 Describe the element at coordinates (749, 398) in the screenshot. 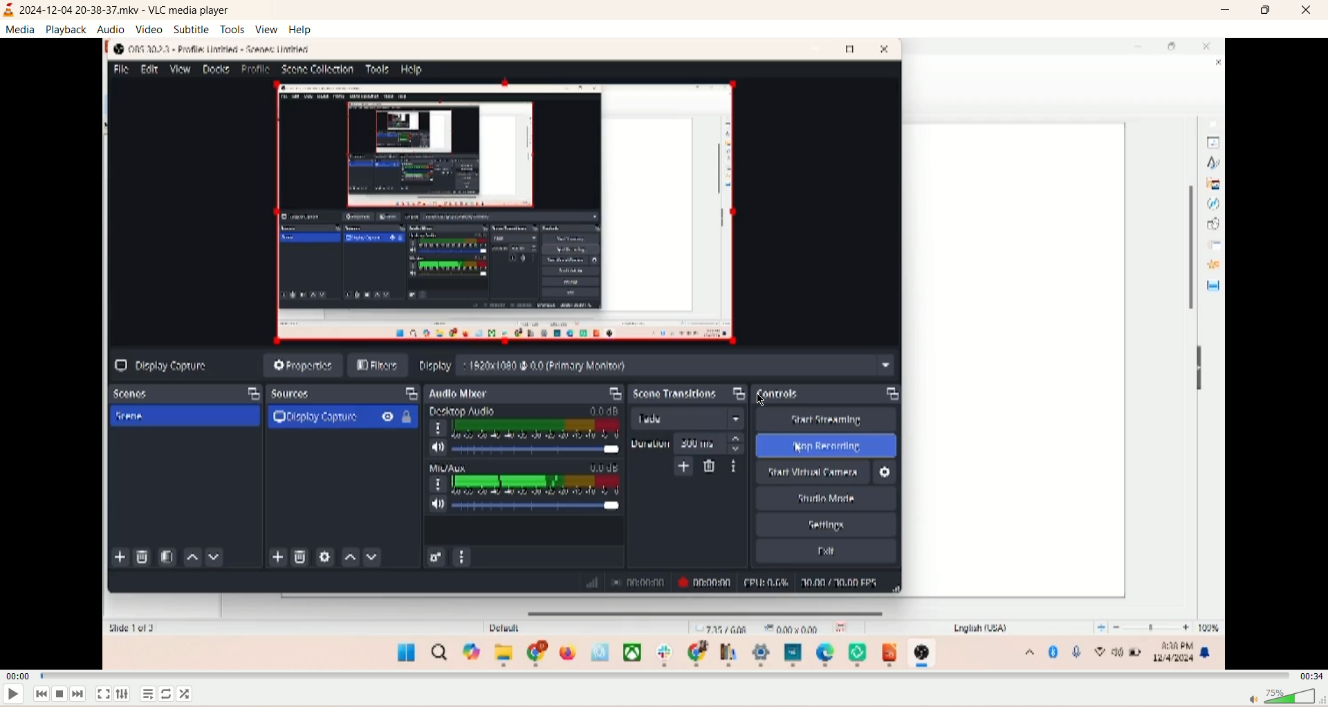

I see `cursor` at that location.